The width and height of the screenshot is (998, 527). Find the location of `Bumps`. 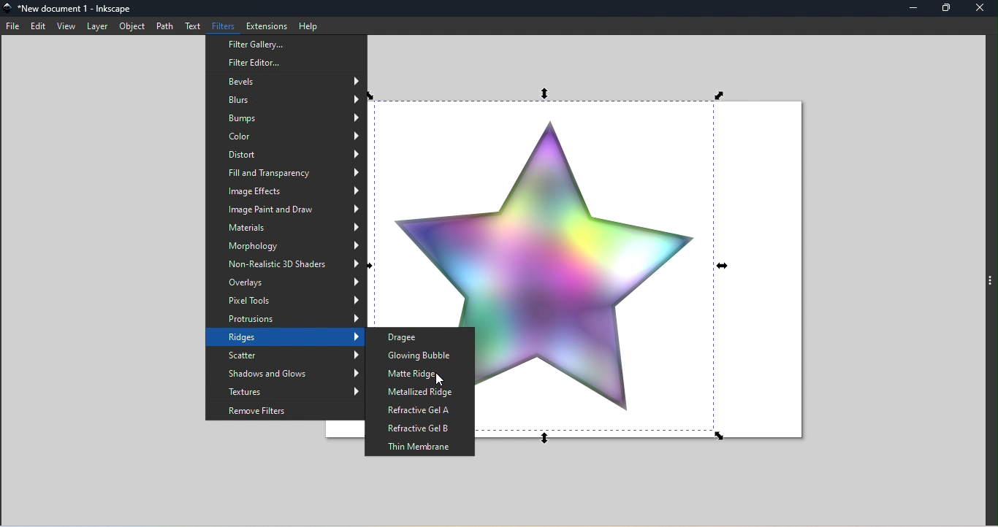

Bumps is located at coordinates (286, 118).